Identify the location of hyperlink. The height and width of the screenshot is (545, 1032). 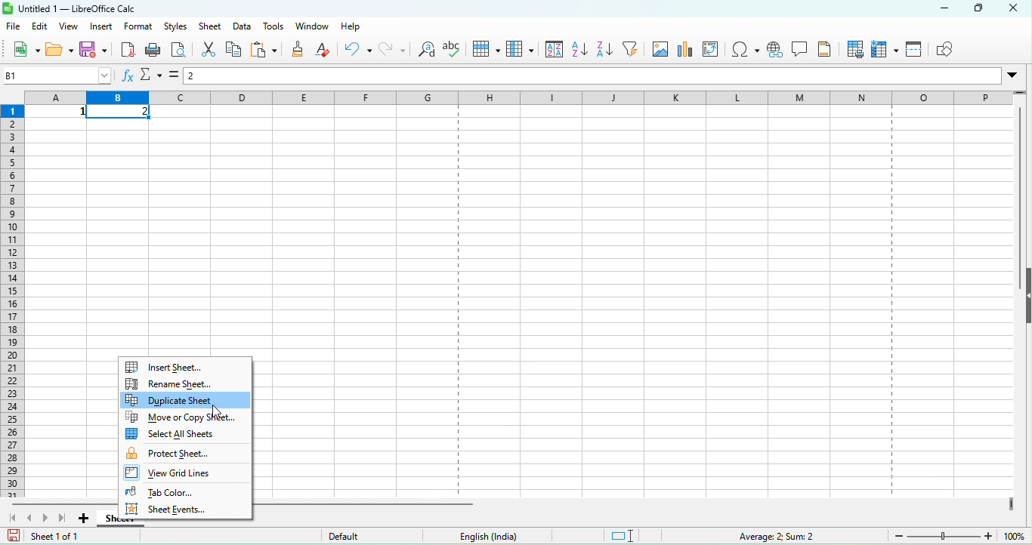
(778, 51).